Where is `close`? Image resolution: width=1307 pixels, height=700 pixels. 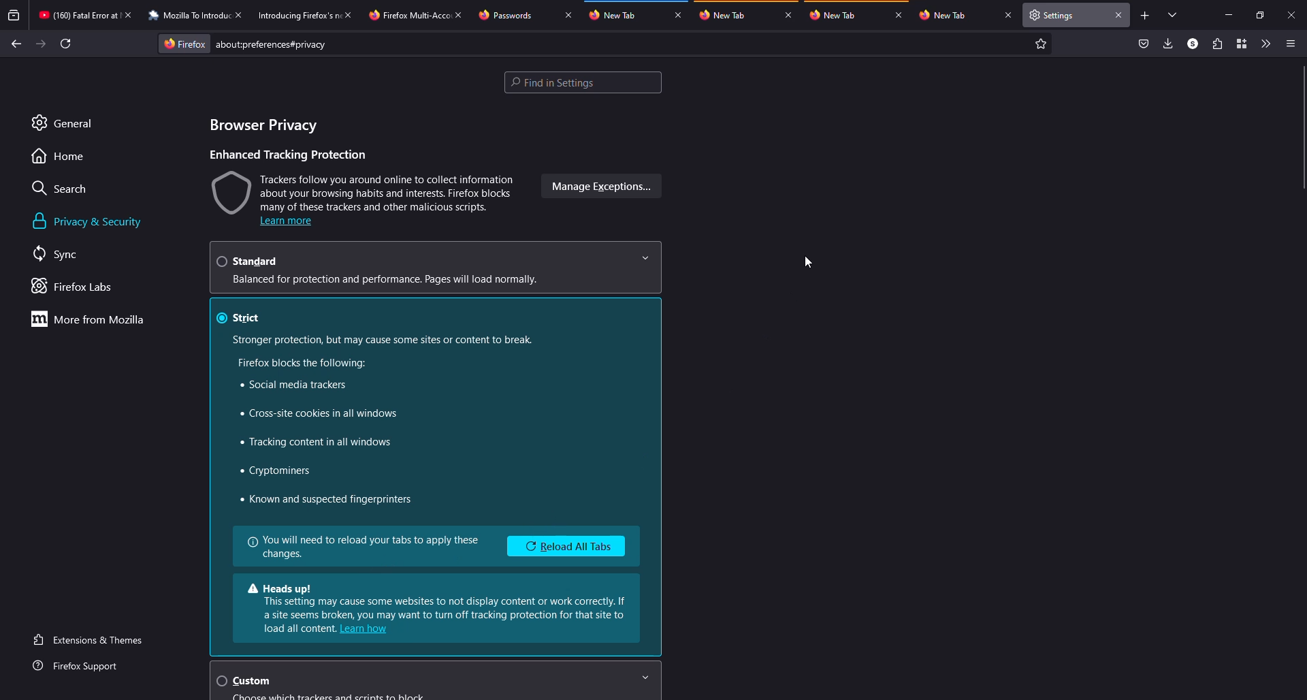
close is located at coordinates (899, 16).